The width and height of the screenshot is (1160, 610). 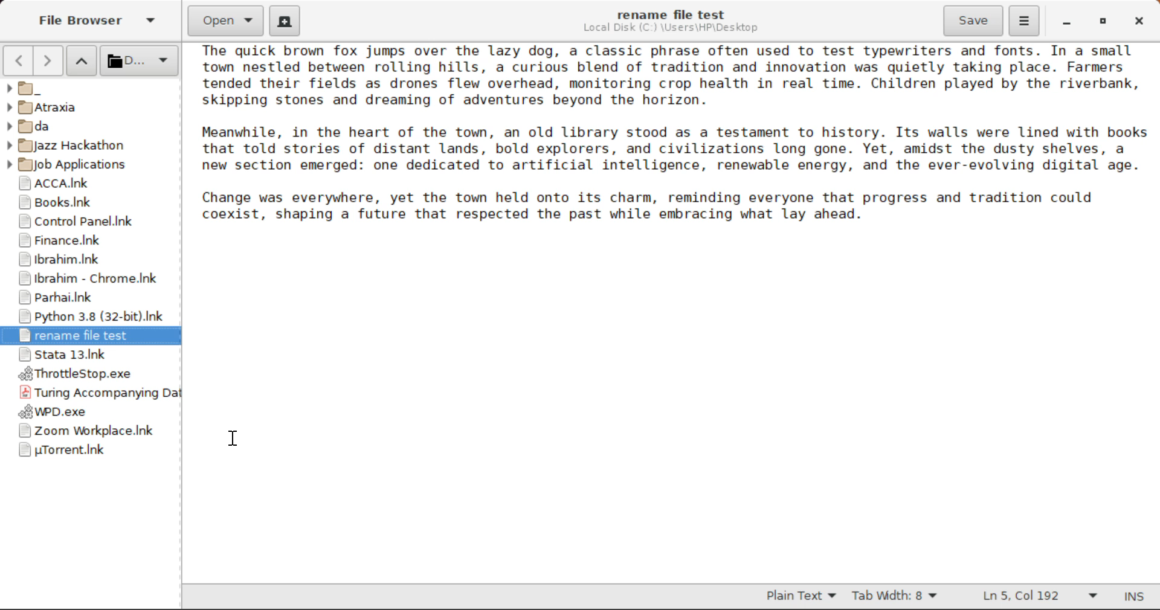 What do you see at coordinates (675, 154) in the screenshot?
I see `Sample text about a town.` at bounding box center [675, 154].